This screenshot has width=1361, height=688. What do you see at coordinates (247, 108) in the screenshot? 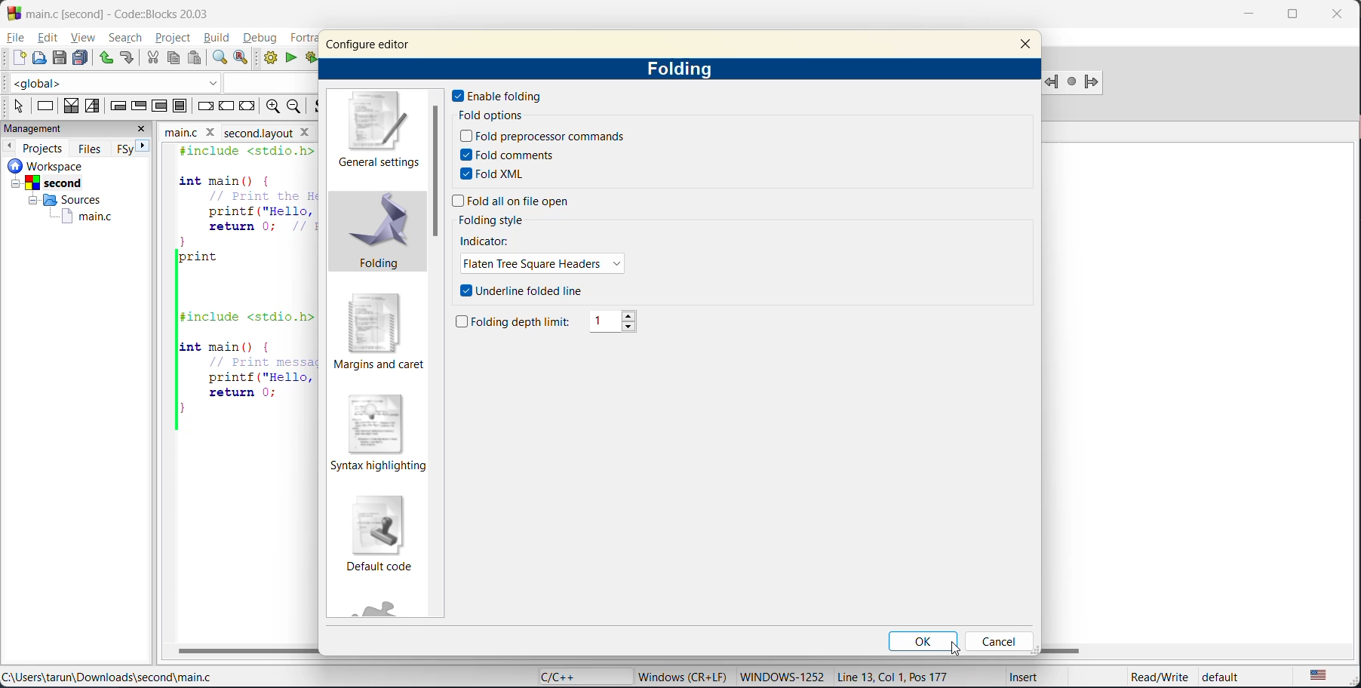
I see `return instruction` at bounding box center [247, 108].